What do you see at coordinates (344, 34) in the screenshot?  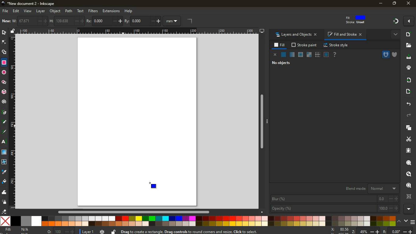 I see `fill and stroke` at bounding box center [344, 34].